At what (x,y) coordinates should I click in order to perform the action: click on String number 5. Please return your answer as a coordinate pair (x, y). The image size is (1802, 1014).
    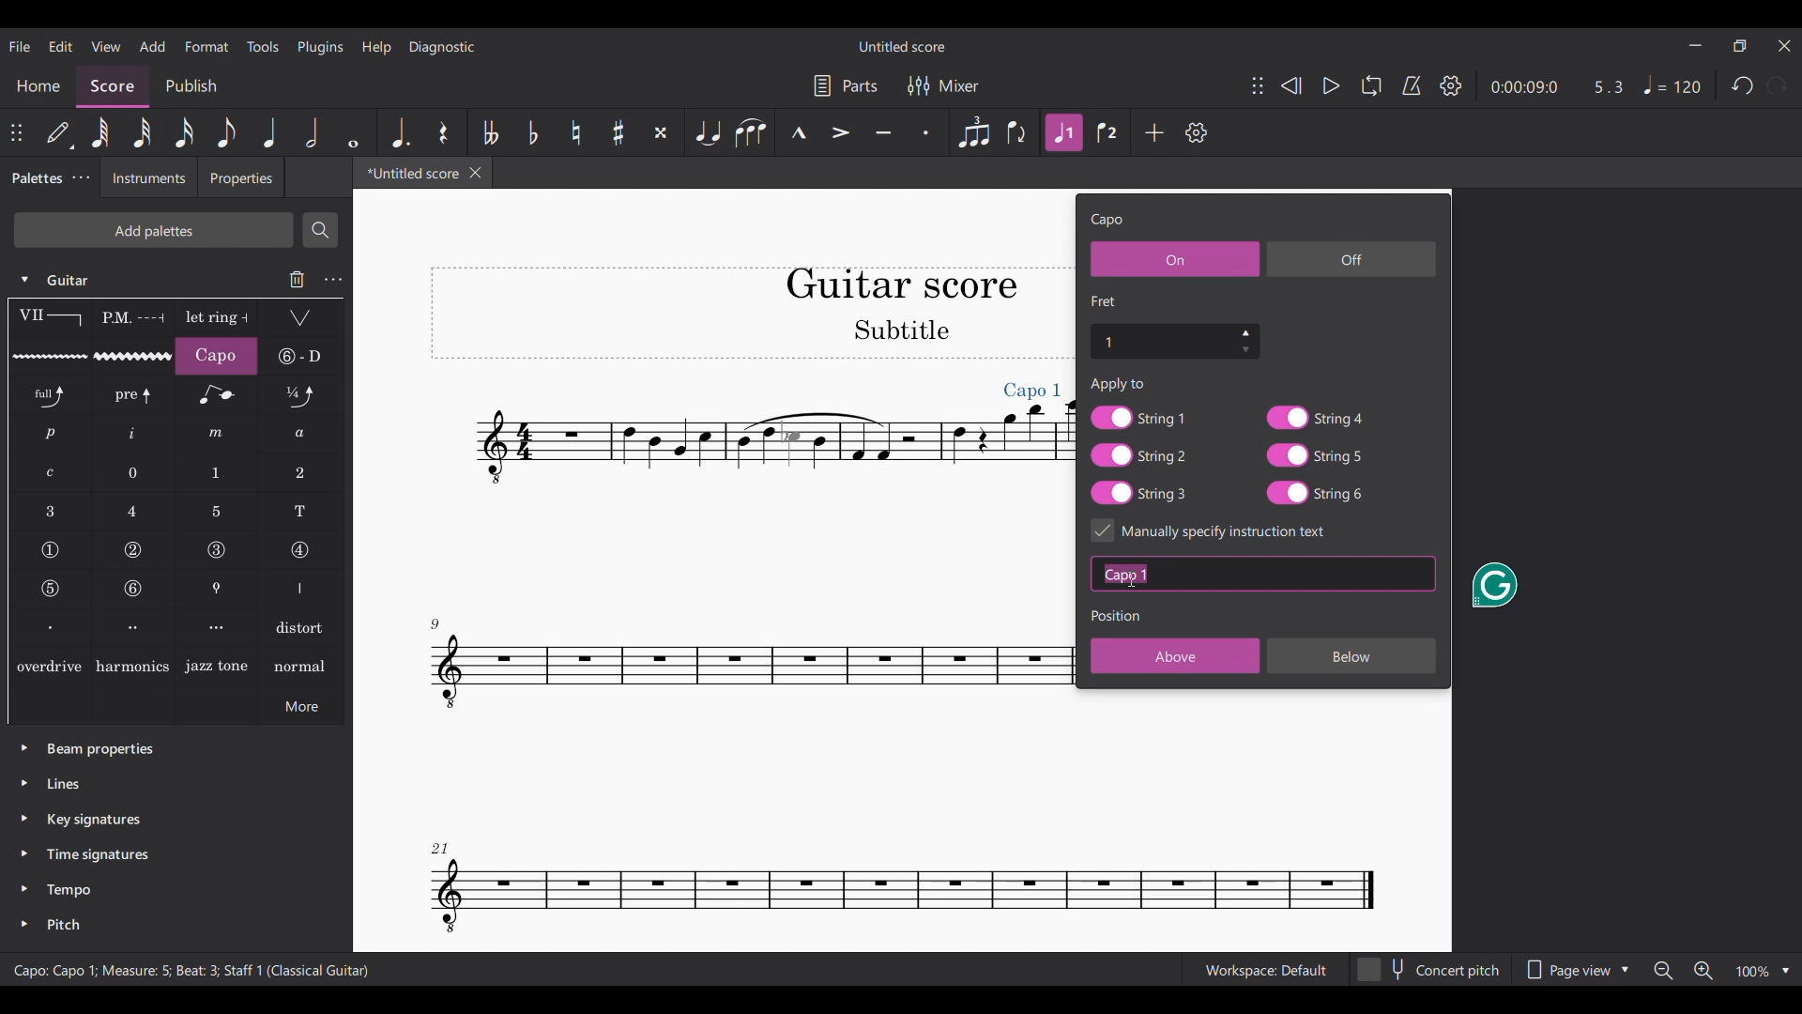
    Looking at the image, I should click on (51, 589).